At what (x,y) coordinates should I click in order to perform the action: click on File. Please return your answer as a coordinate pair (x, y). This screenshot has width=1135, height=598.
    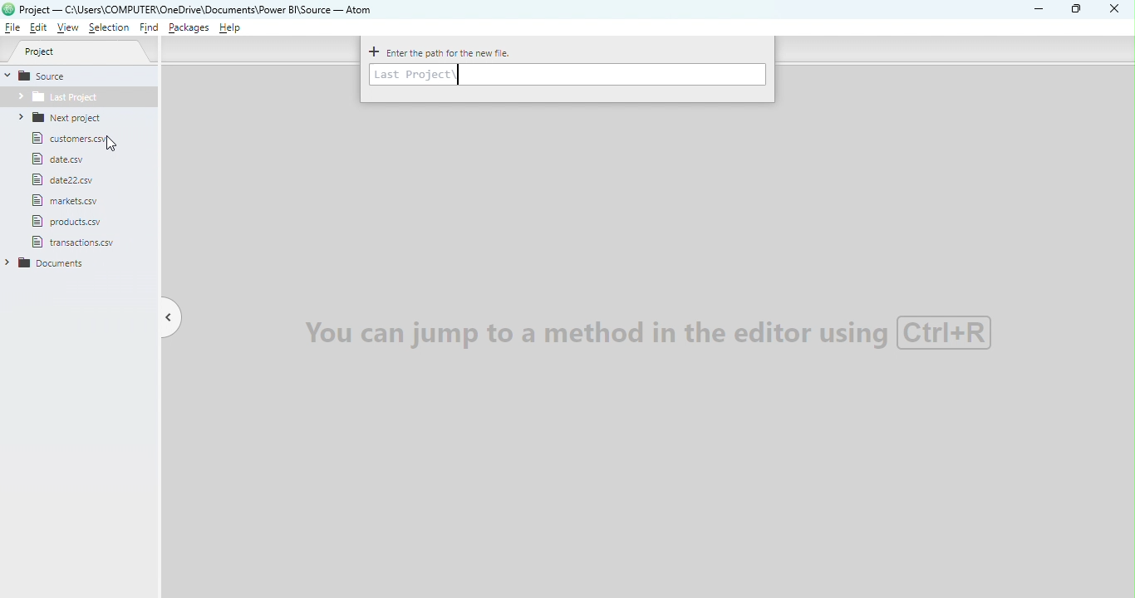
    Looking at the image, I should click on (76, 140).